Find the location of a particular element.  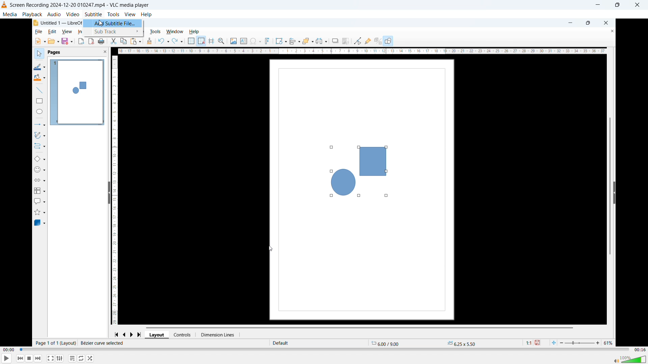

text box is located at coordinates (243, 40).